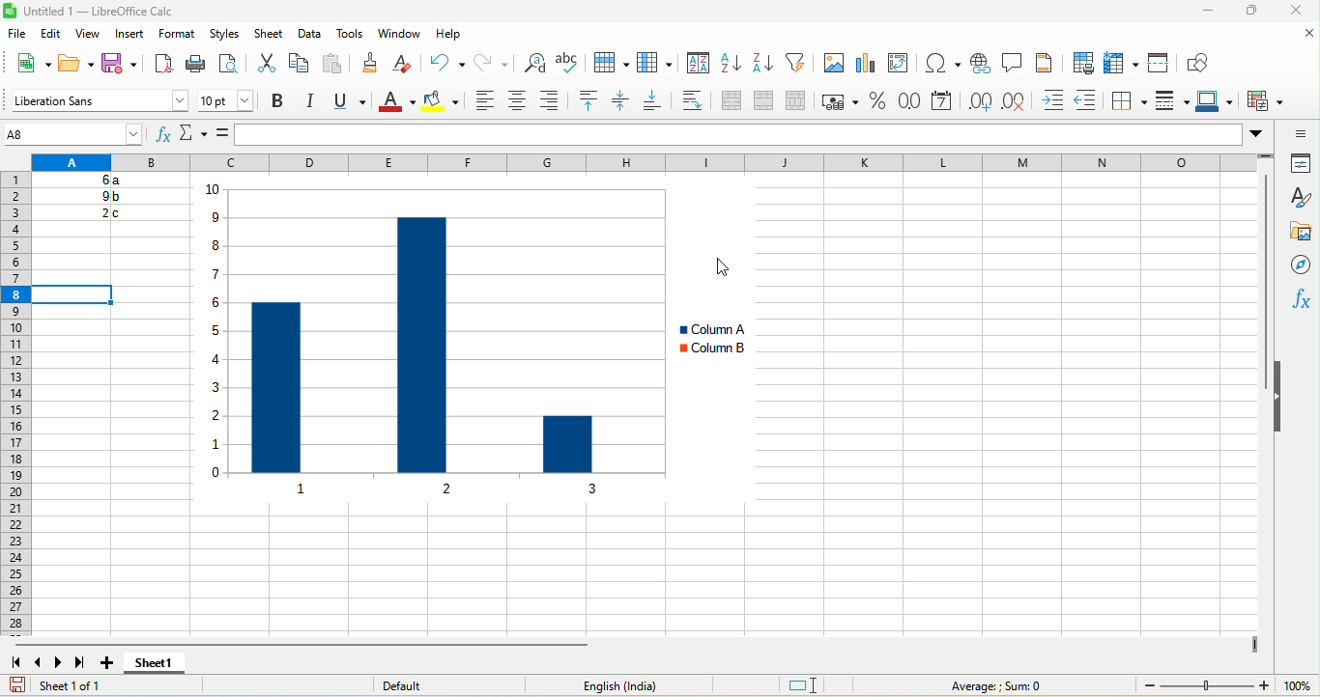  What do you see at coordinates (733, 103) in the screenshot?
I see `merge and center` at bounding box center [733, 103].